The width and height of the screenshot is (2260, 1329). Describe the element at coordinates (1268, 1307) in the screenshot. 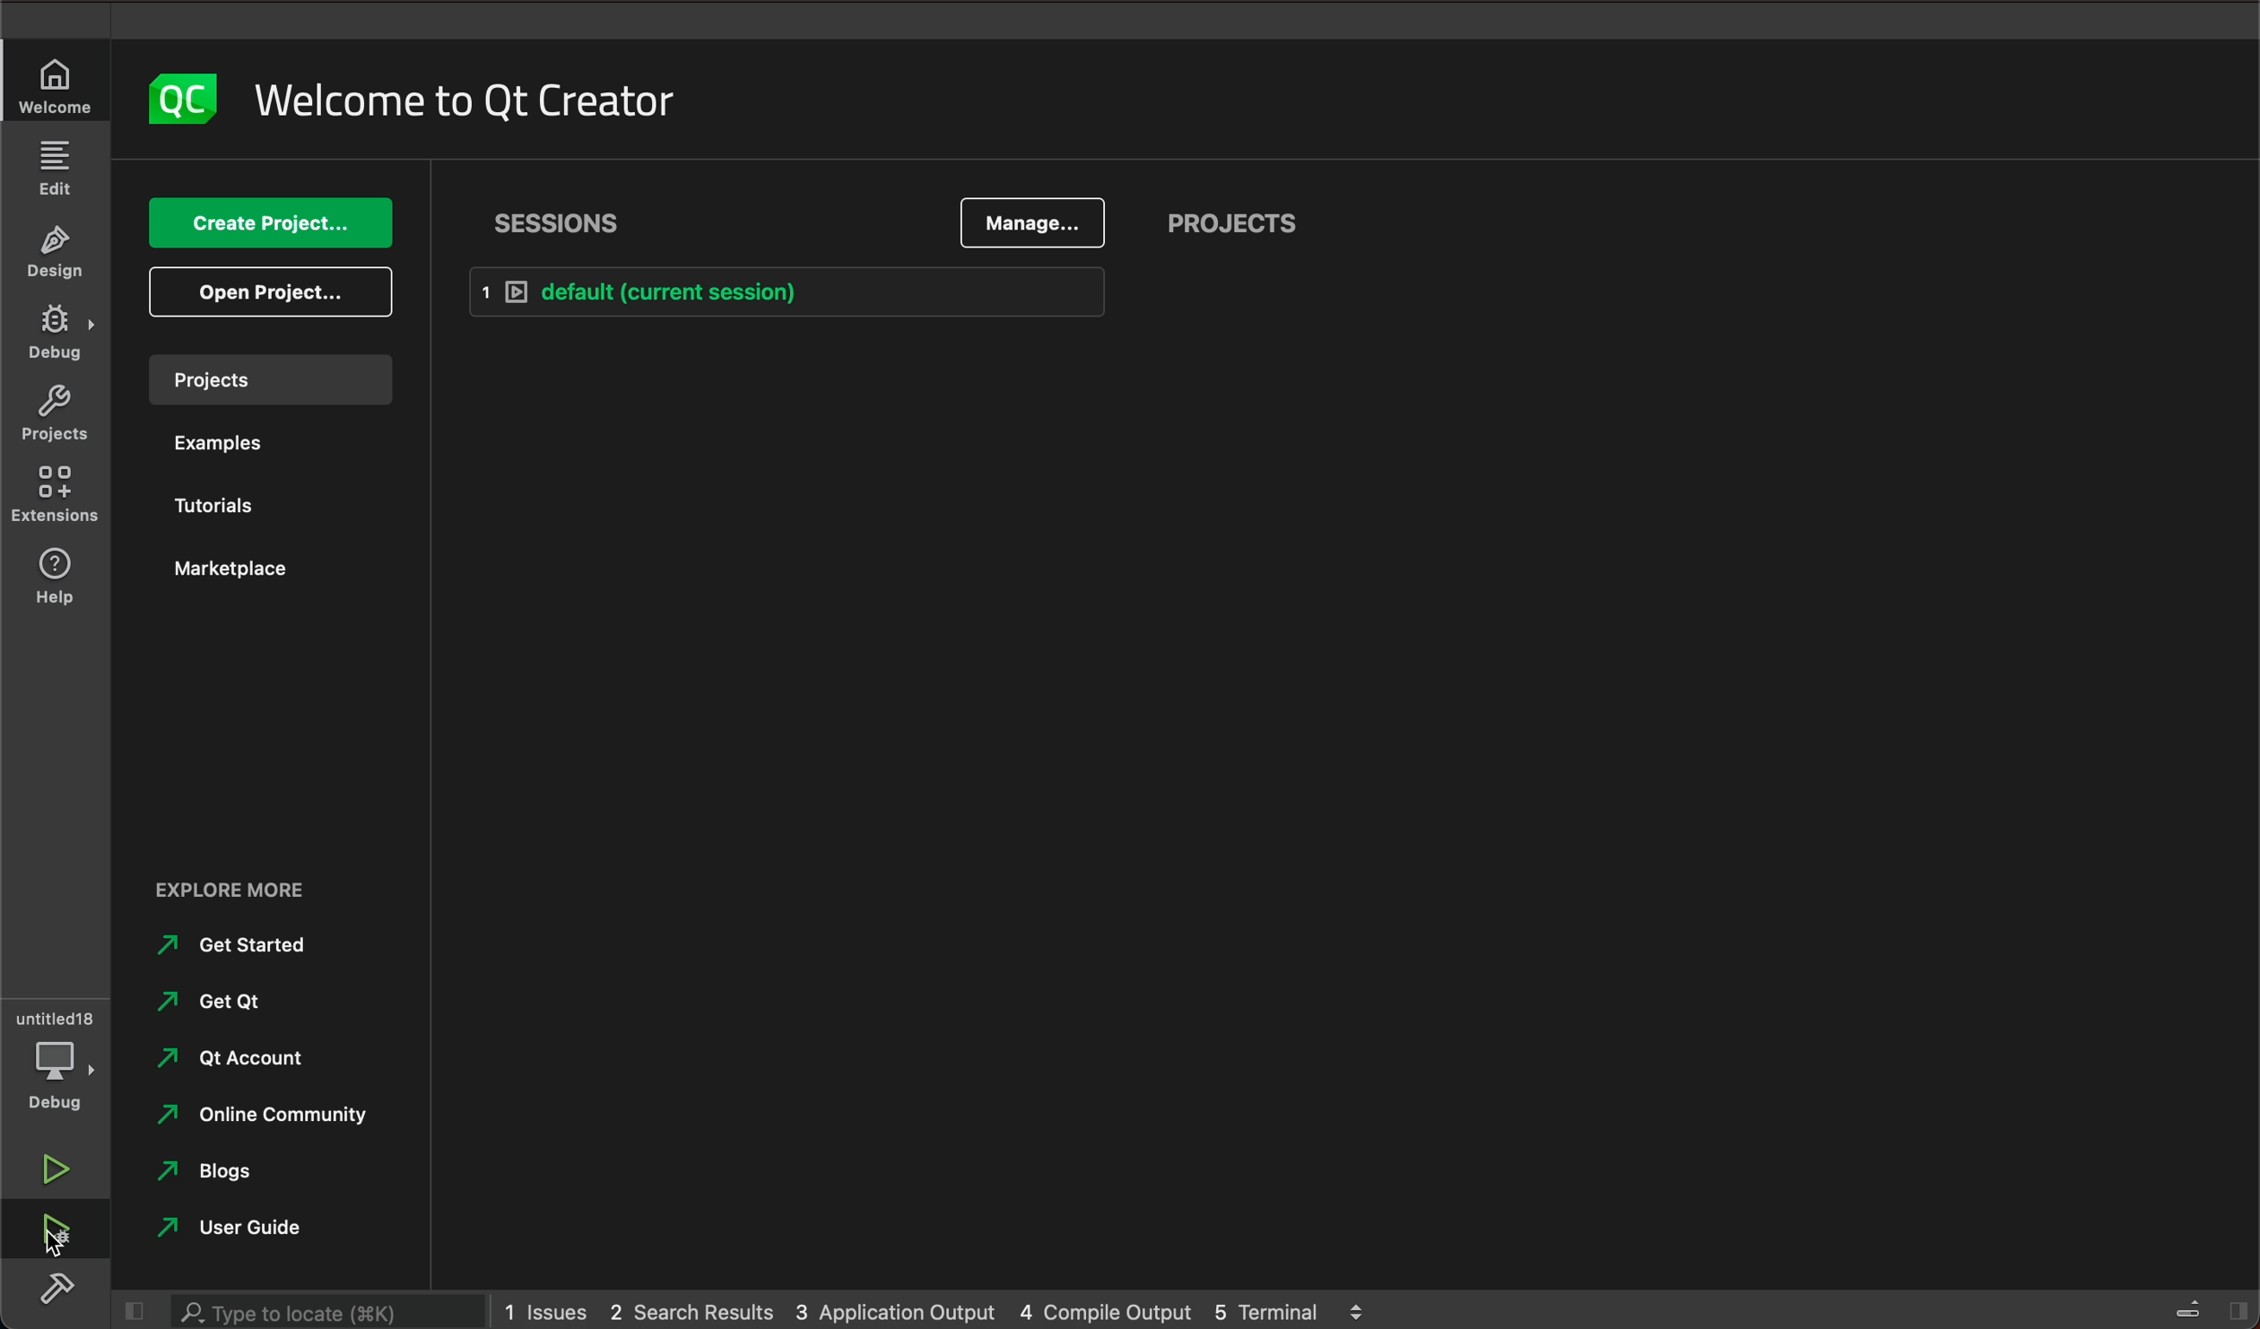

I see `5 terminal` at that location.